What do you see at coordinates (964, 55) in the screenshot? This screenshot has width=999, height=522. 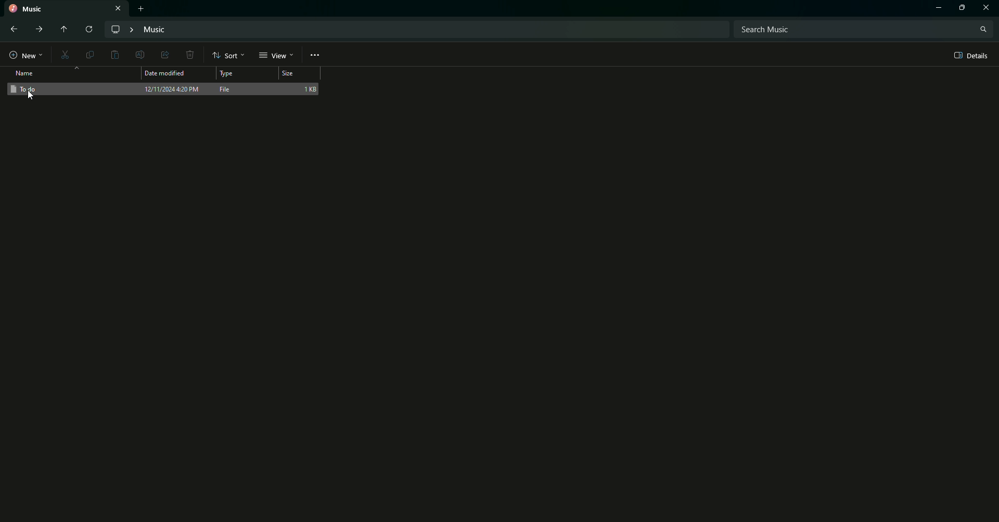 I see `Details` at bounding box center [964, 55].